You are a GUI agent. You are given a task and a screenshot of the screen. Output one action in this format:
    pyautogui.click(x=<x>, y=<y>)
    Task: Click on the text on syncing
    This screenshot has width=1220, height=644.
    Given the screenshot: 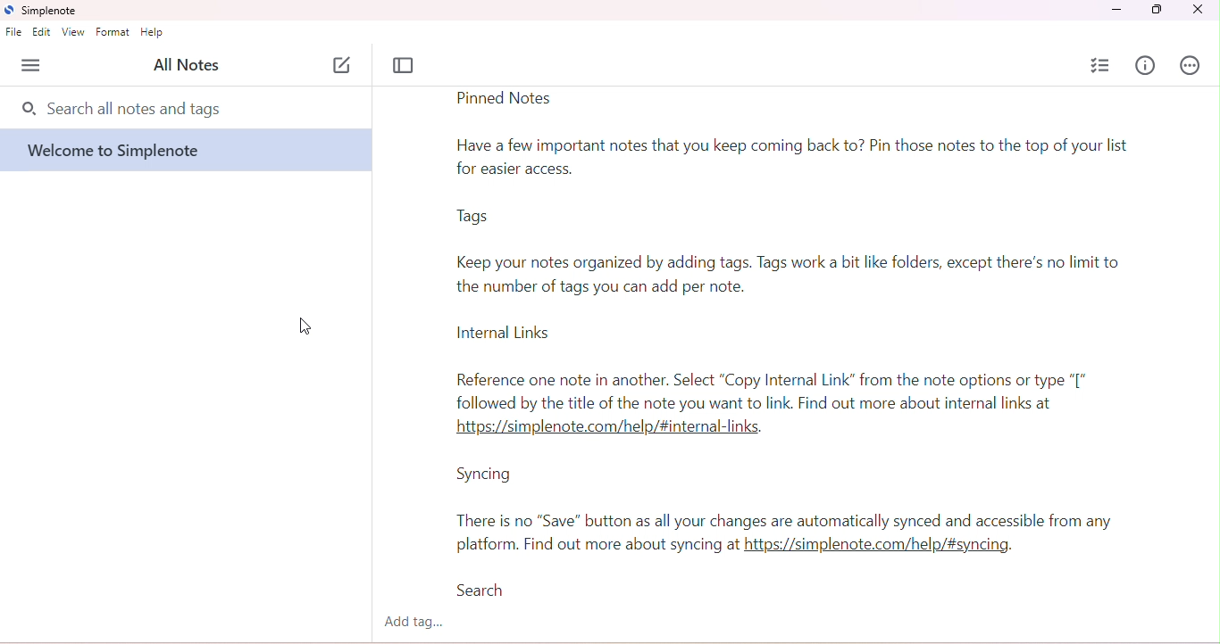 What is the action you would take?
    pyautogui.click(x=783, y=533)
    